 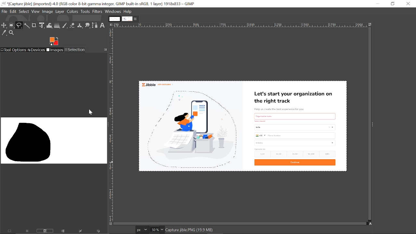 What do you see at coordinates (95, 26) in the screenshot?
I see `Path tool` at bounding box center [95, 26].